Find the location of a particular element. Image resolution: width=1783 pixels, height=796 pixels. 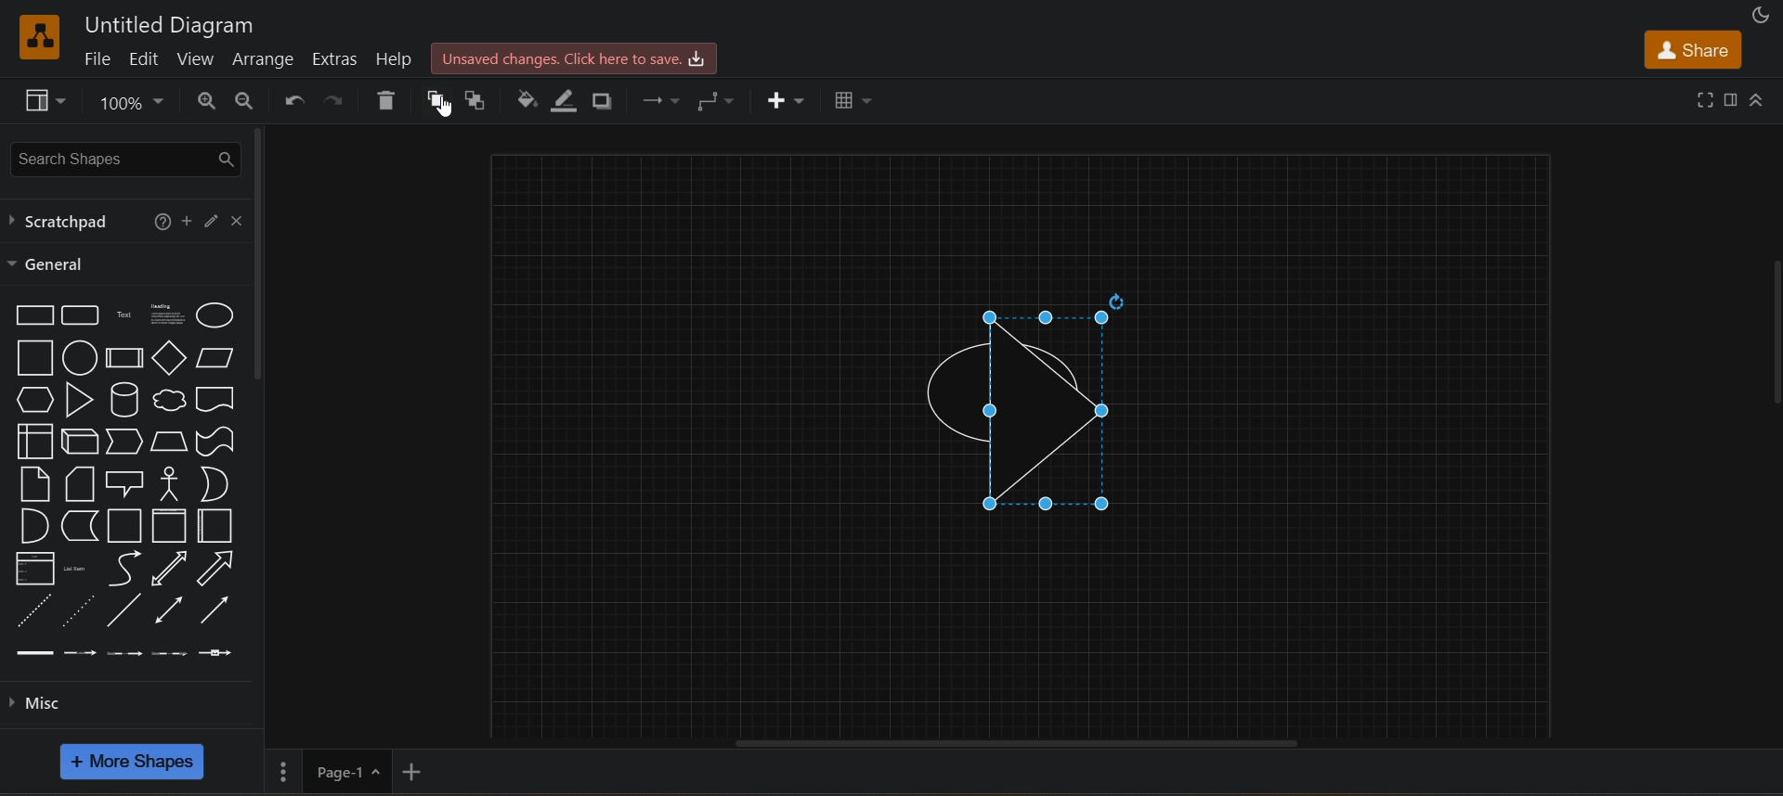

diamond is located at coordinates (169, 357).